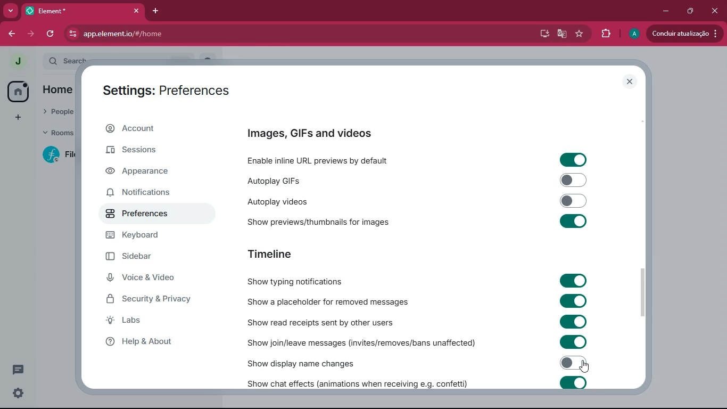 This screenshot has width=727, height=409. Describe the element at coordinates (324, 221) in the screenshot. I see `show previews/thumbnails for images` at that location.